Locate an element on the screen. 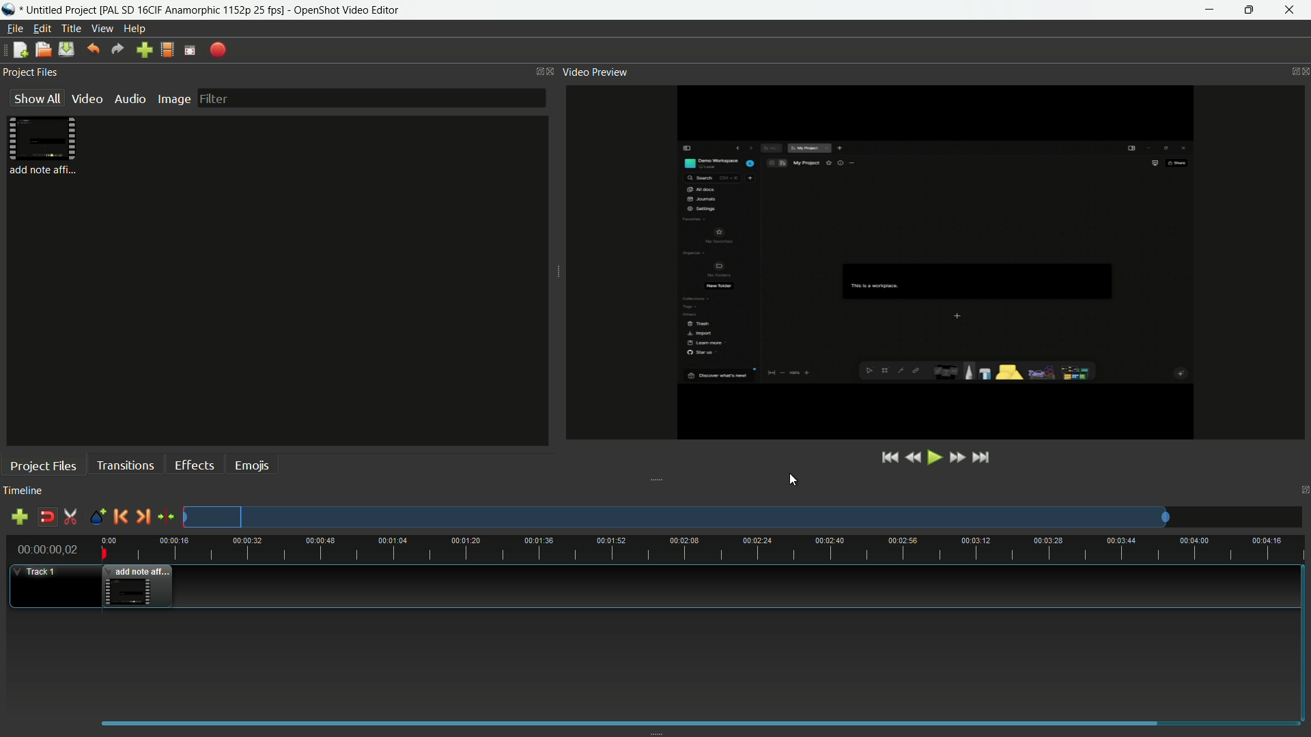 This screenshot has width=1311, height=737. emojis is located at coordinates (252, 465).